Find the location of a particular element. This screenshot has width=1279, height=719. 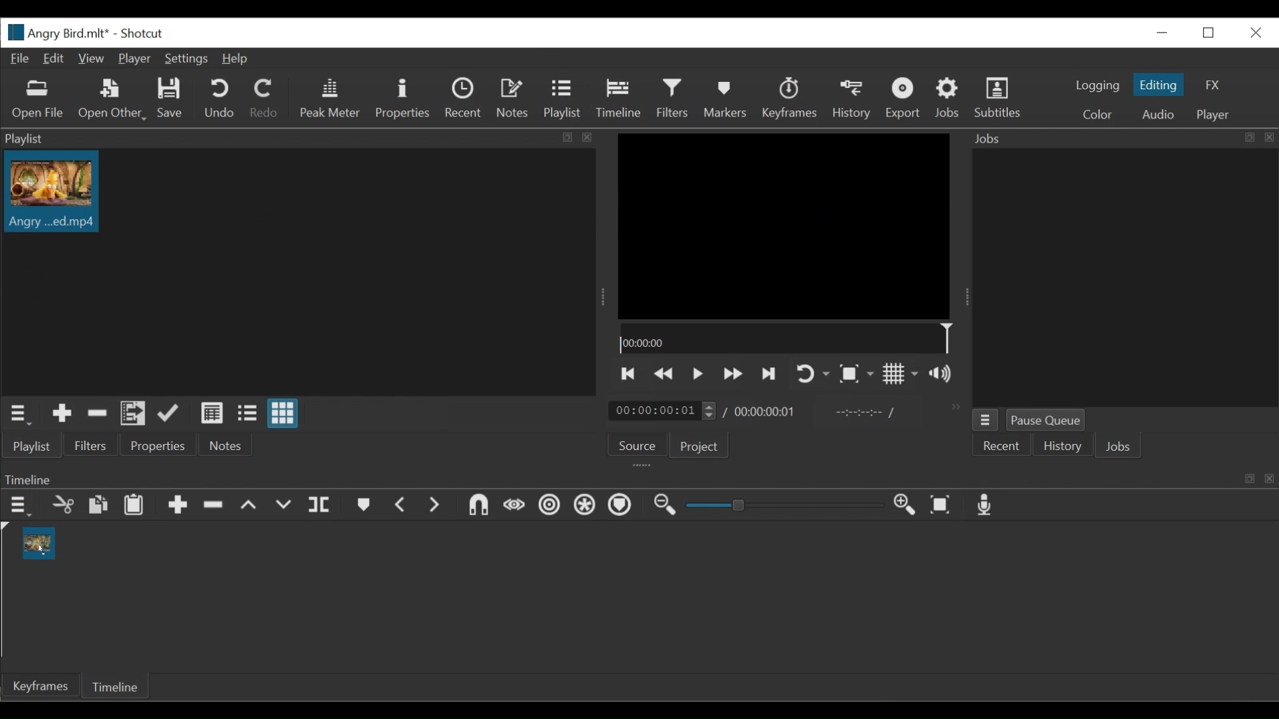

Peak Meter is located at coordinates (328, 99).